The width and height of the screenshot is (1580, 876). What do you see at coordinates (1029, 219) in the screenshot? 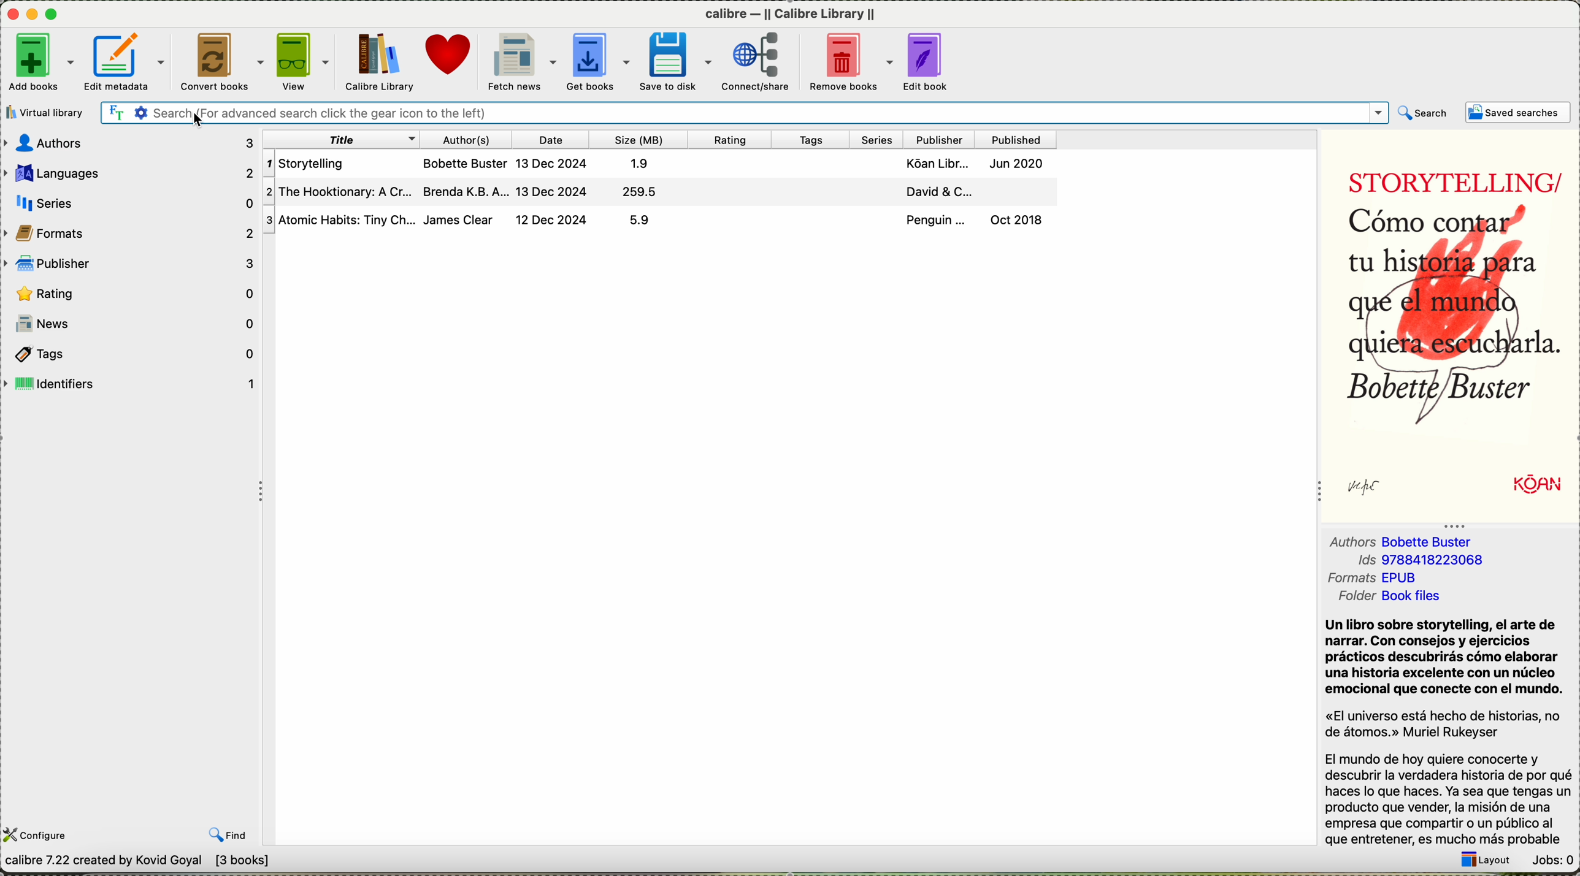
I see `Oct 2018` at bounding box center [1029, 219].